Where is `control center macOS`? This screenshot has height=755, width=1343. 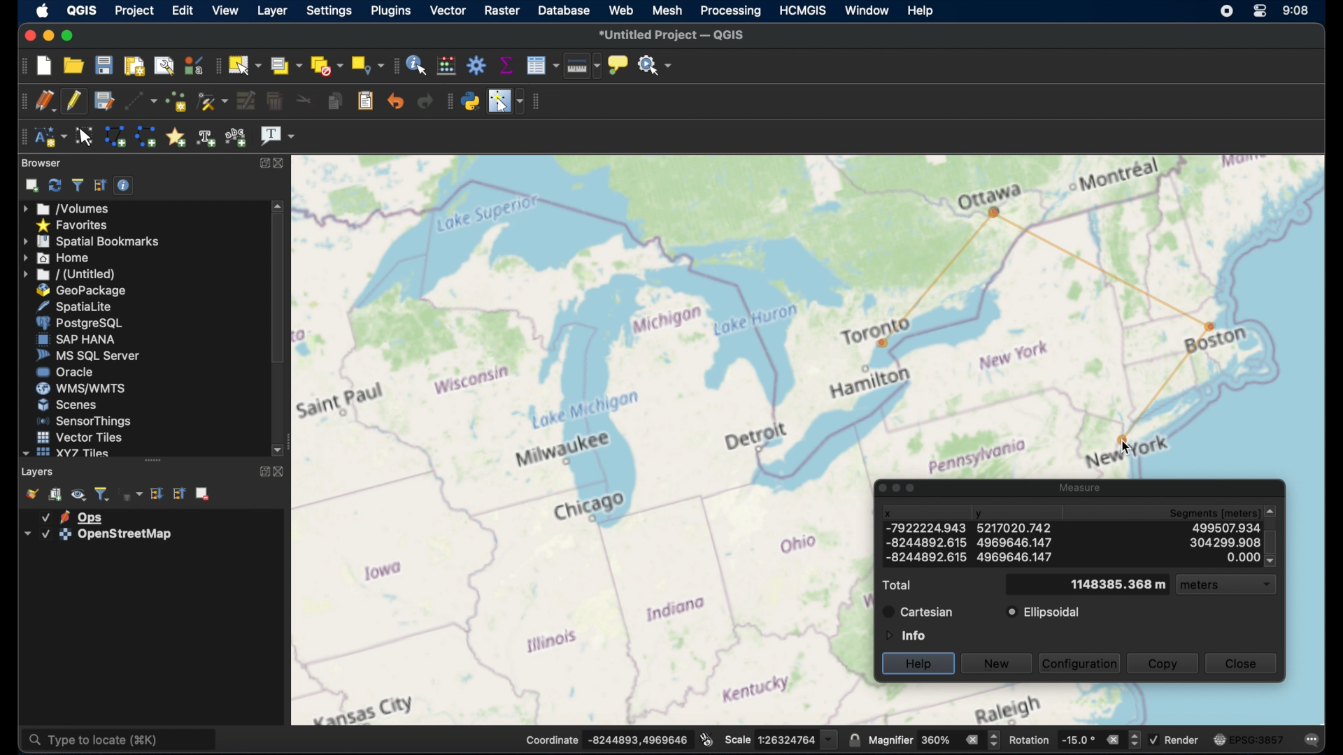 control center macOS is located at coordinates (1258, 12).